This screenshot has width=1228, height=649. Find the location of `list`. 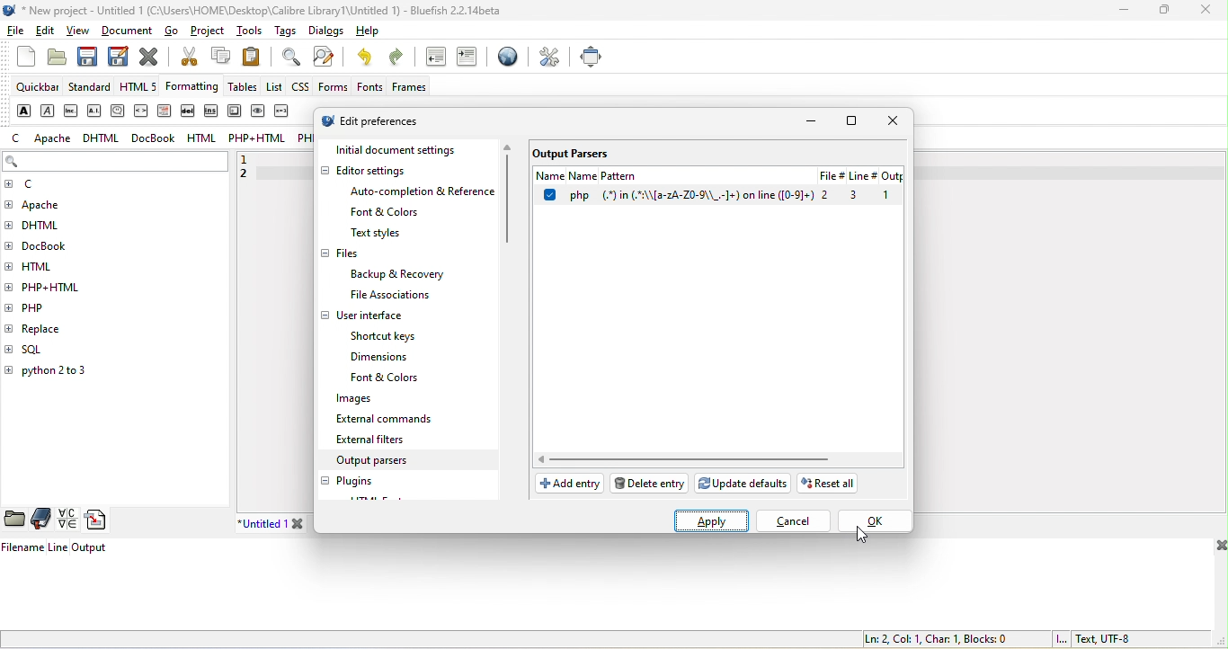

list is located at coordinates (274, 86).